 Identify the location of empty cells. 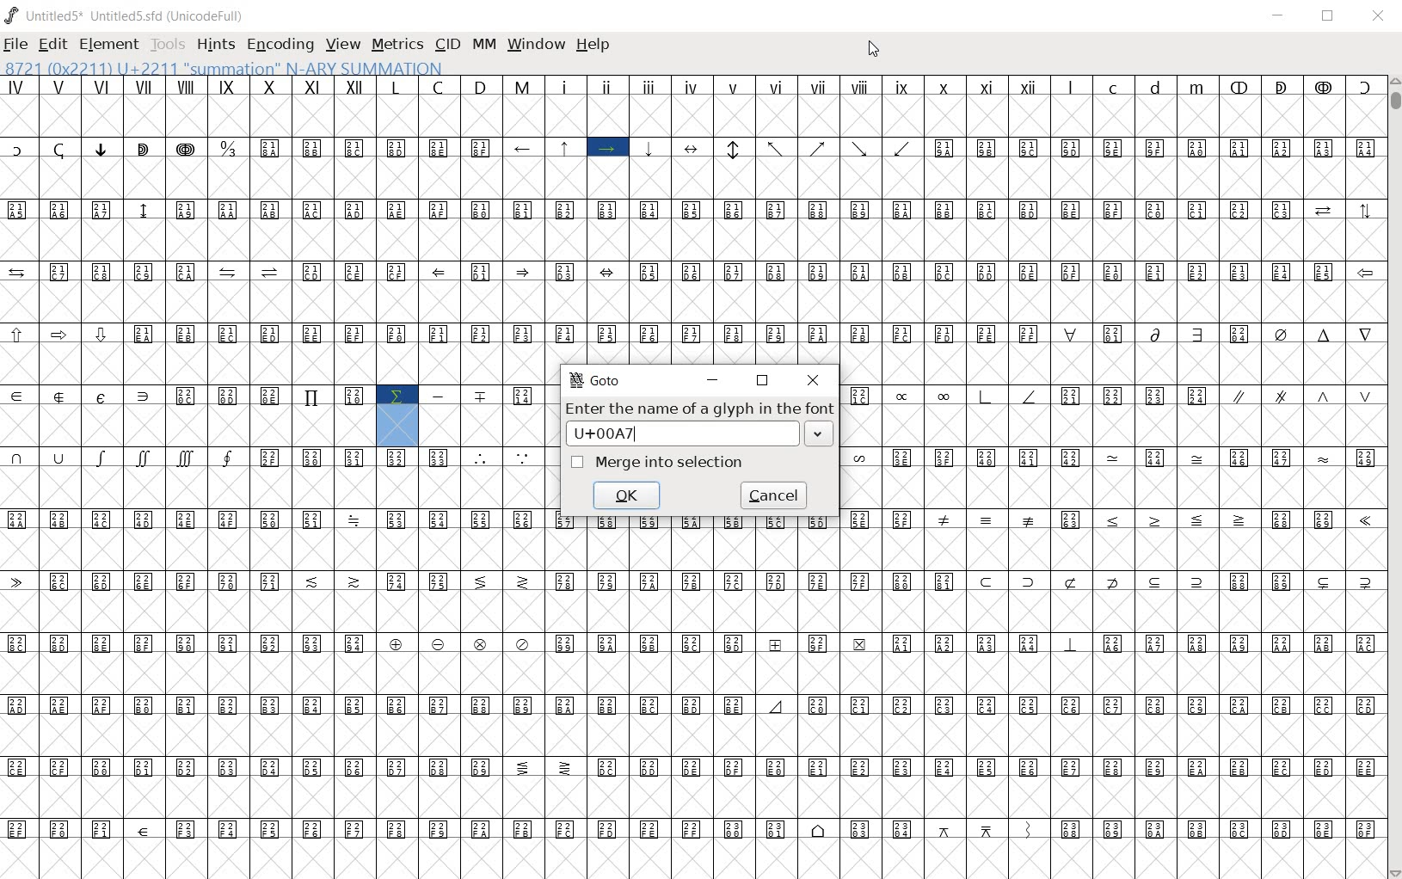
(694, 734).